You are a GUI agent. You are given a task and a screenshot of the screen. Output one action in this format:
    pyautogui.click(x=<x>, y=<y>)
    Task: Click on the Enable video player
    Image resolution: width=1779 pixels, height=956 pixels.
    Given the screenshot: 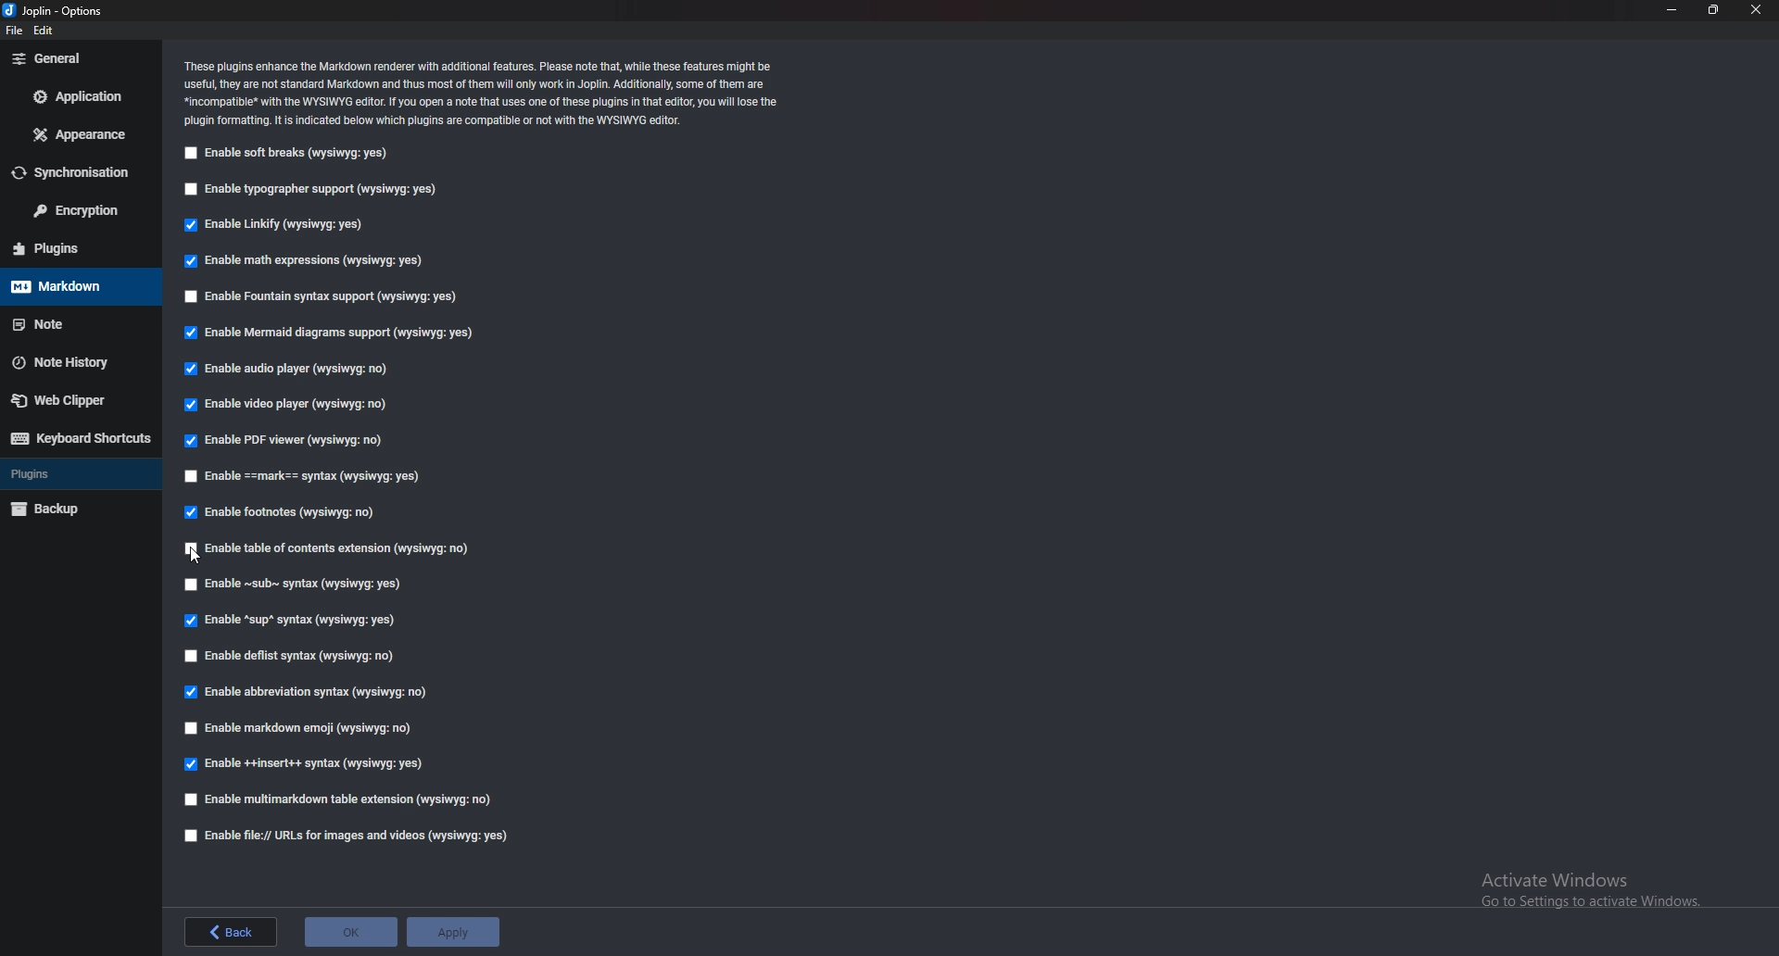 What is the action you would take?
    pyautogui.click(x=286, y=402)
    